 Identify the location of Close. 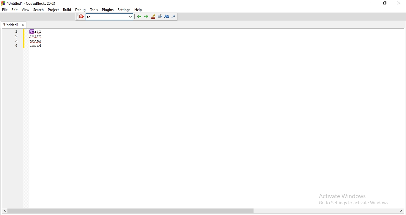
(399, 4).